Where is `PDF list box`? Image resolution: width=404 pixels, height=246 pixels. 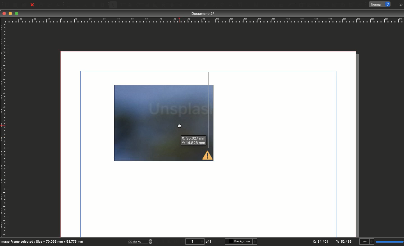
PDF list box is located at coordinates (343, 5).